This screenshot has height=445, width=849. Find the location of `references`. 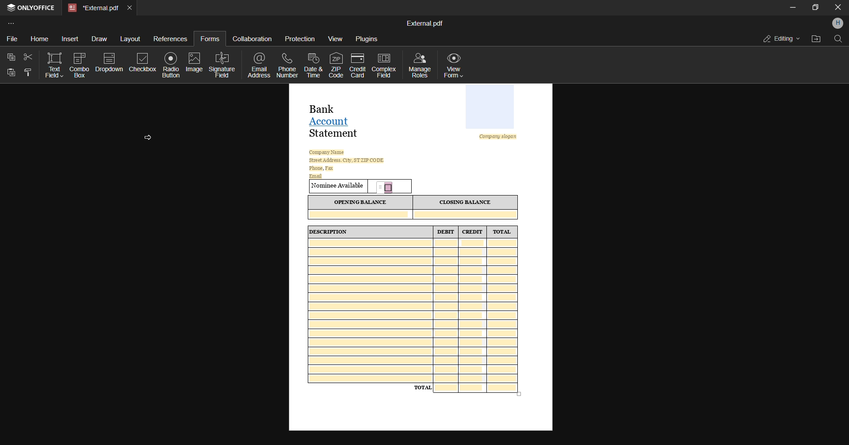

references is located at coordinates (171, 38).